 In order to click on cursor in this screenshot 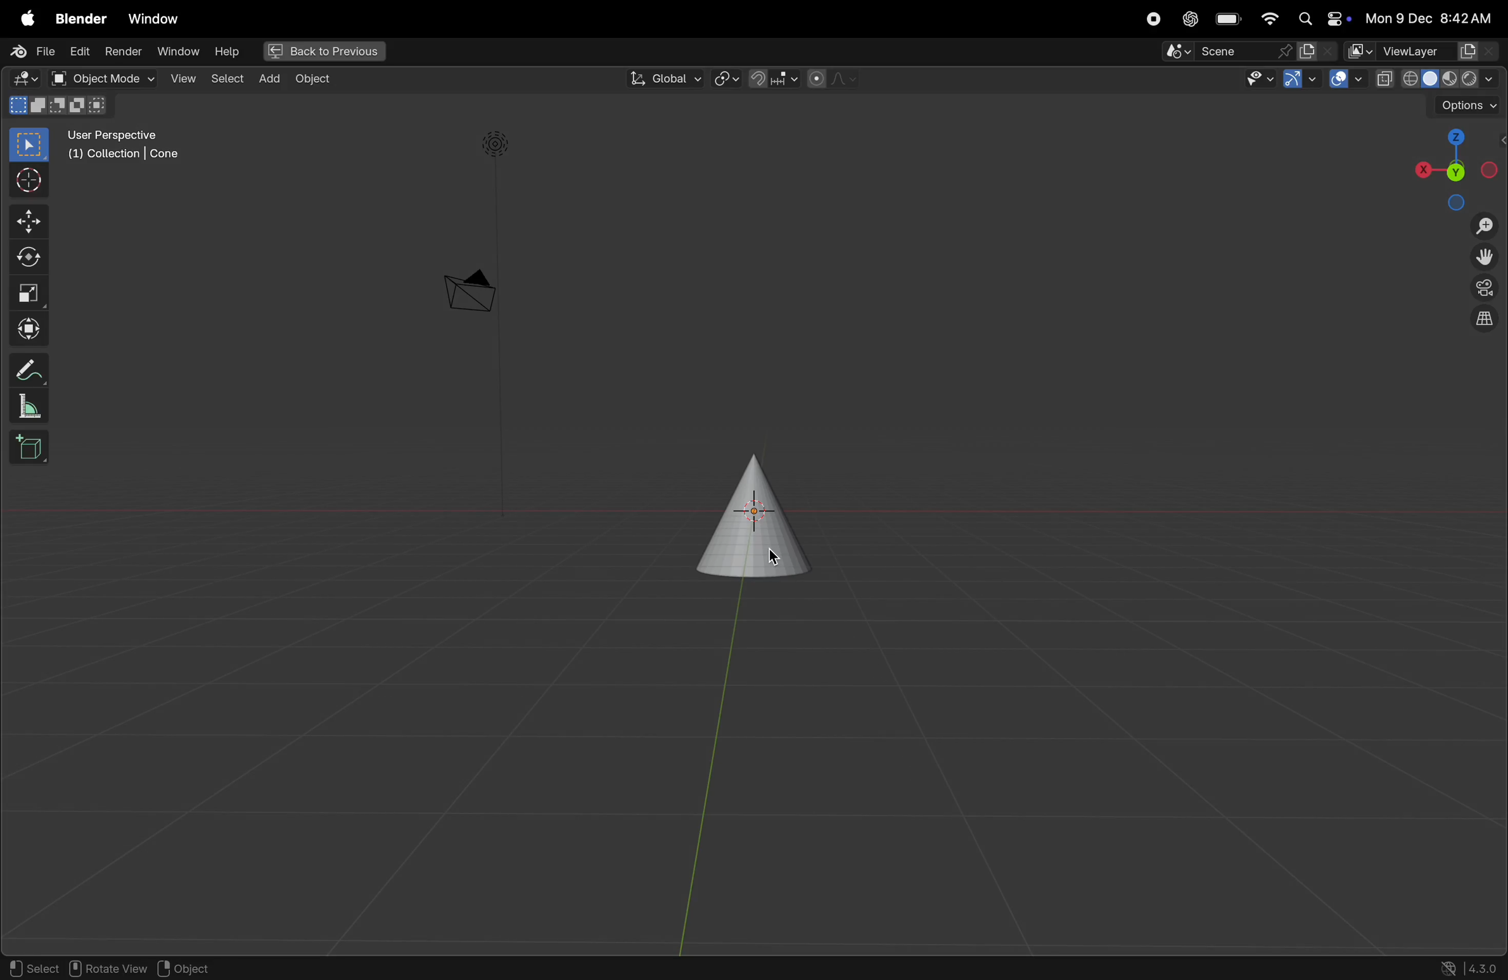, I will do `click(24, 180)`.